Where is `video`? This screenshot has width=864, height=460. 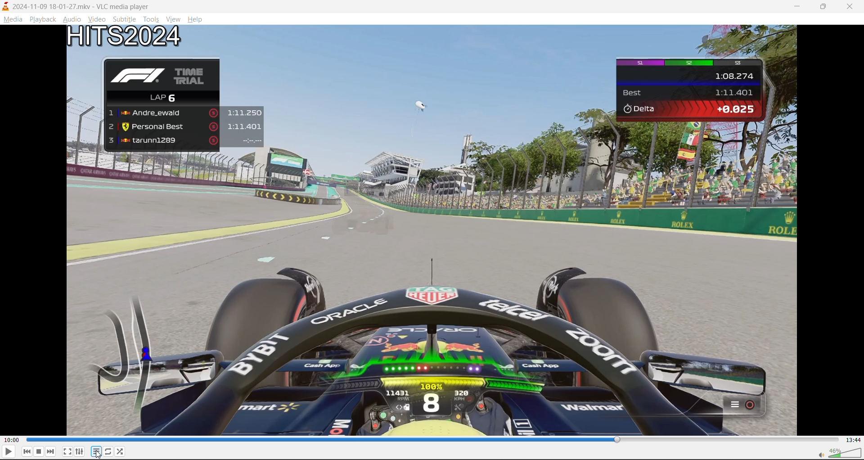
video is located at coordinates (99, 19).